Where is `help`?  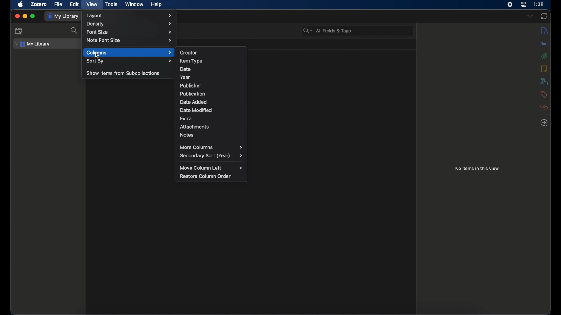 help is located at coordinates (156, 4).